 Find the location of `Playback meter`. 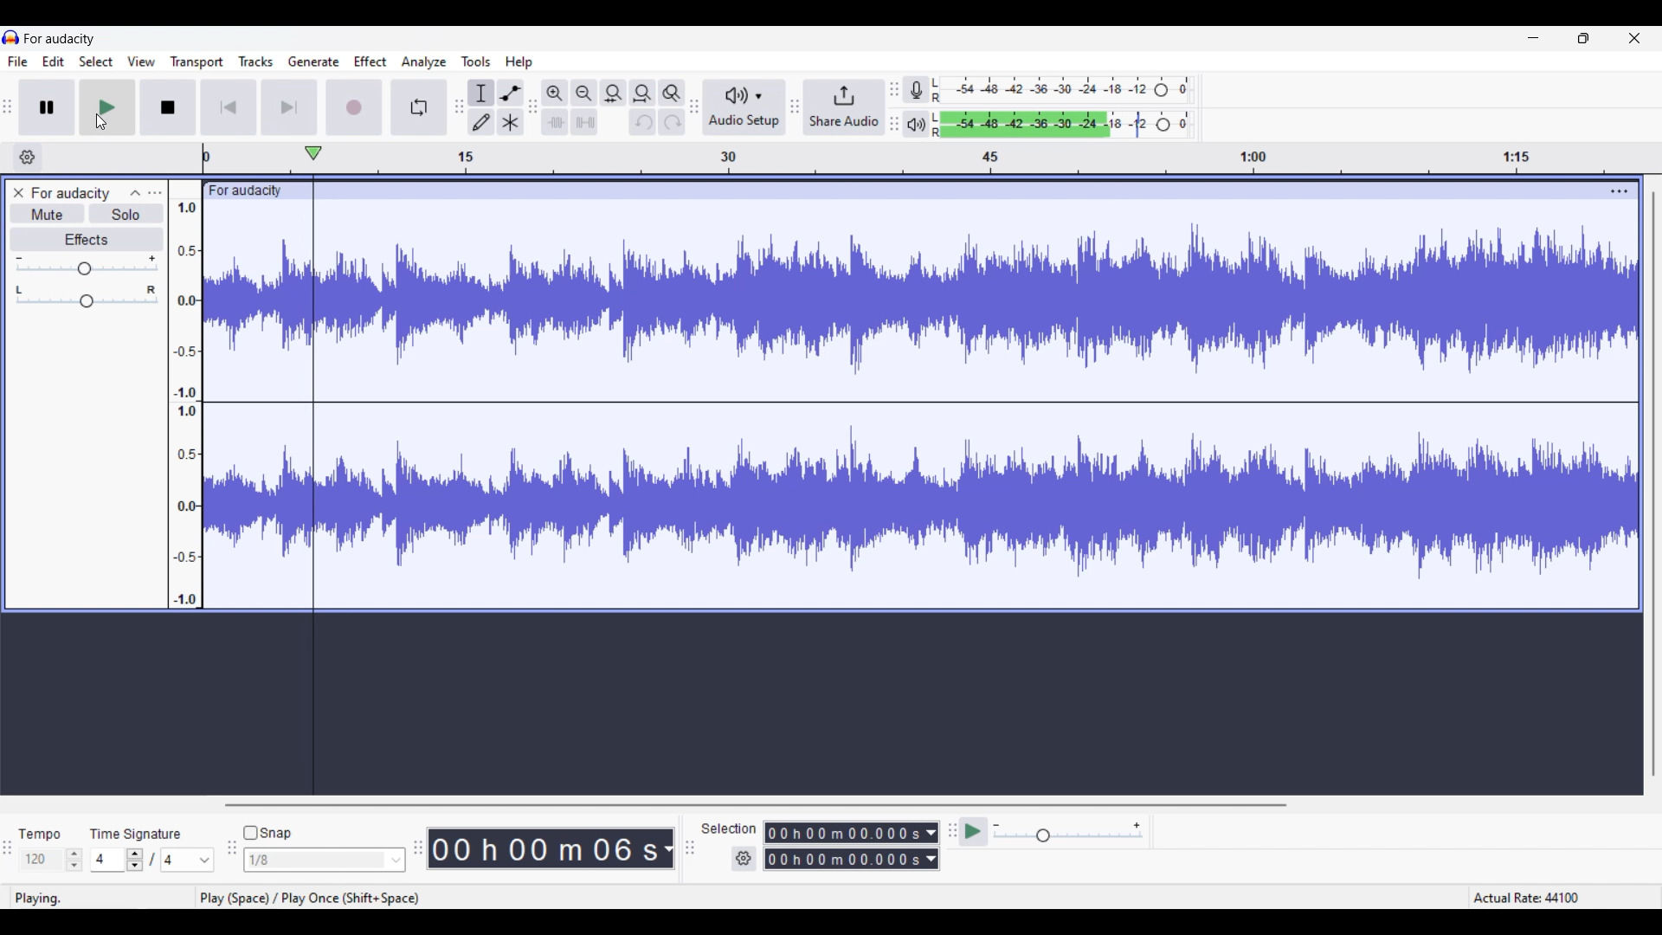

Playback meter is located at coordinates (917, 124).